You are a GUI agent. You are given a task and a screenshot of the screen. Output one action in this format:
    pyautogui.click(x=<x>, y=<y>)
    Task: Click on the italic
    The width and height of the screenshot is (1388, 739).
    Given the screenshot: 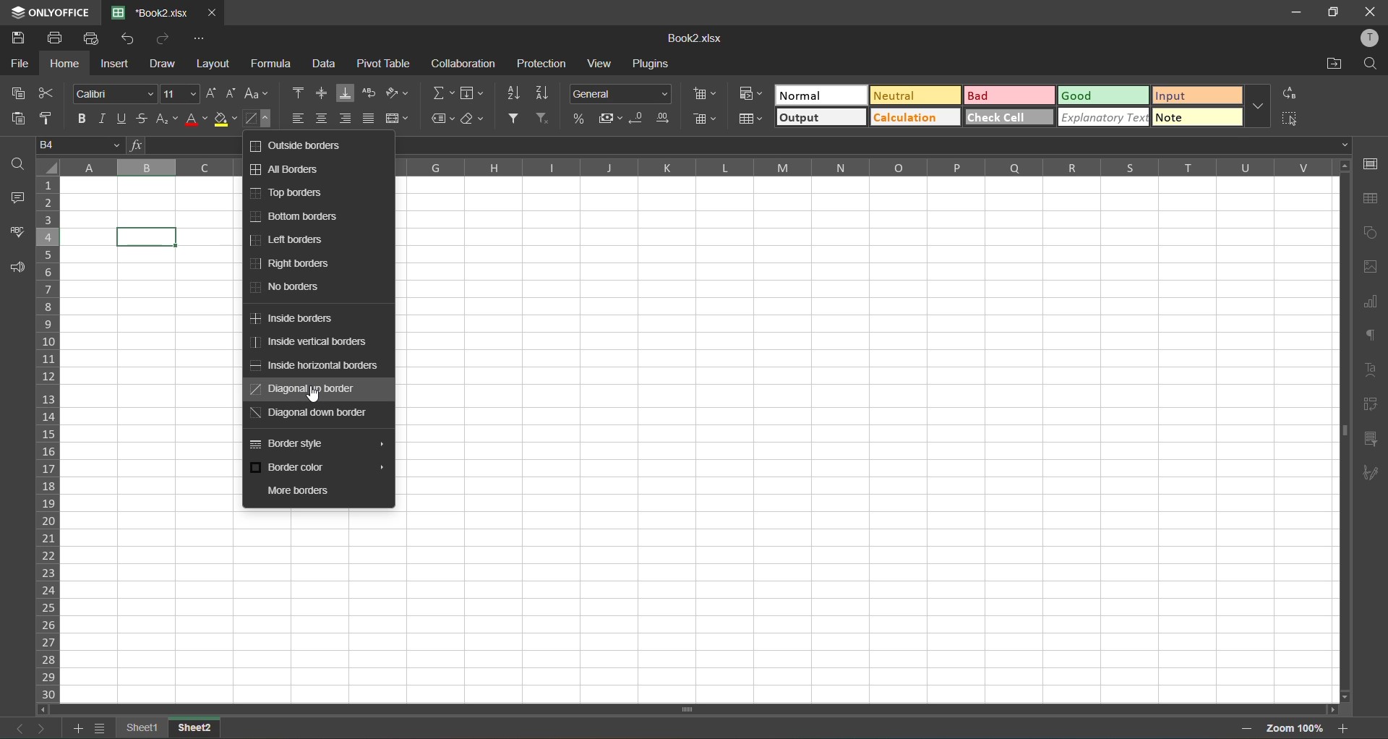 What is the action you would take?
    pyautogui.click(x=103, y=119)
    